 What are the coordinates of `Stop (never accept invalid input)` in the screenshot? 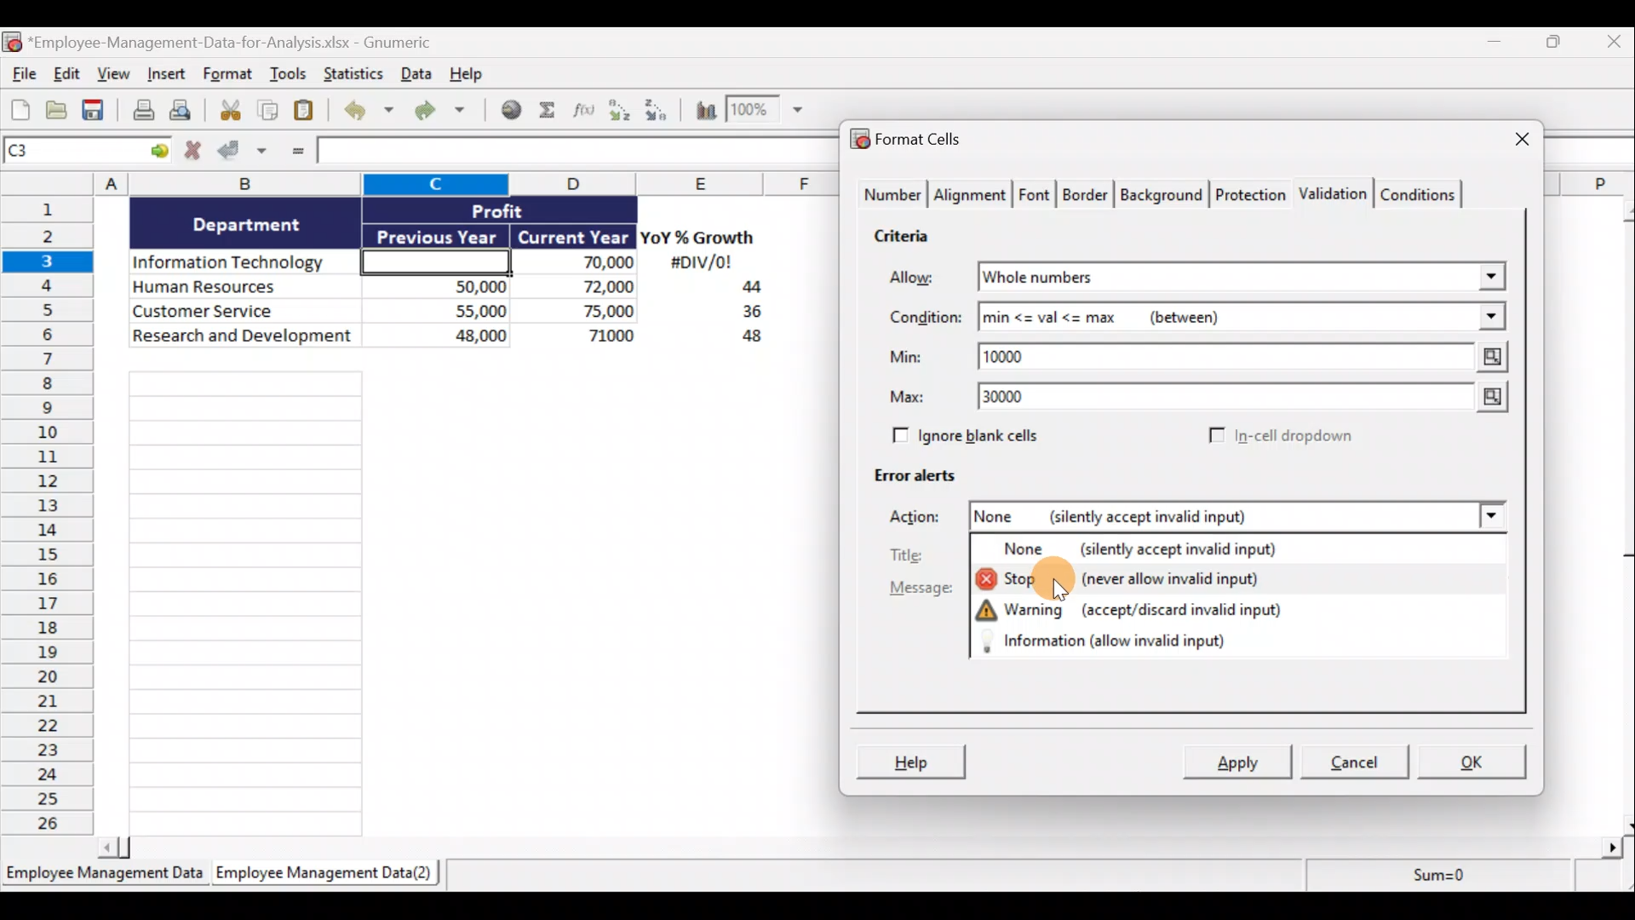 It's located at (1131, 583).